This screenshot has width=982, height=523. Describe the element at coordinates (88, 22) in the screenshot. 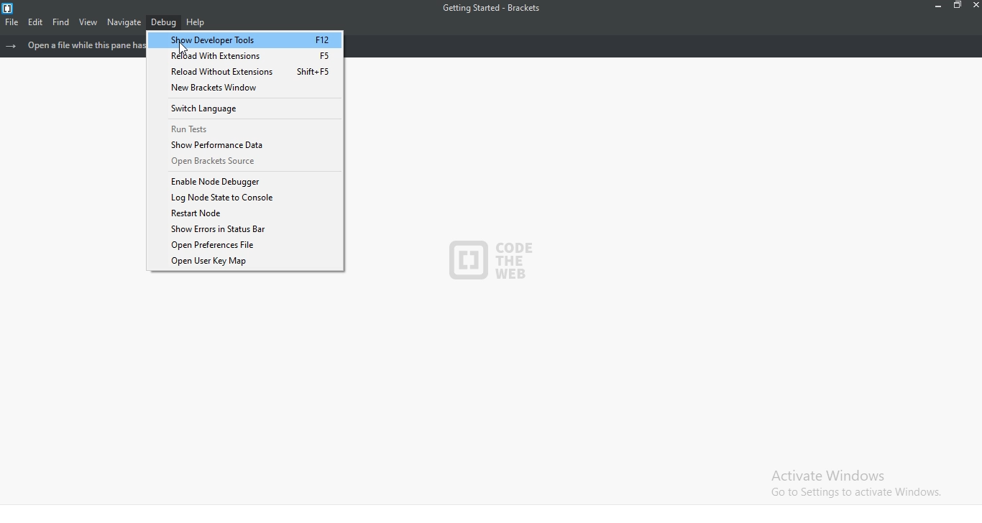

I see `view` at that location.